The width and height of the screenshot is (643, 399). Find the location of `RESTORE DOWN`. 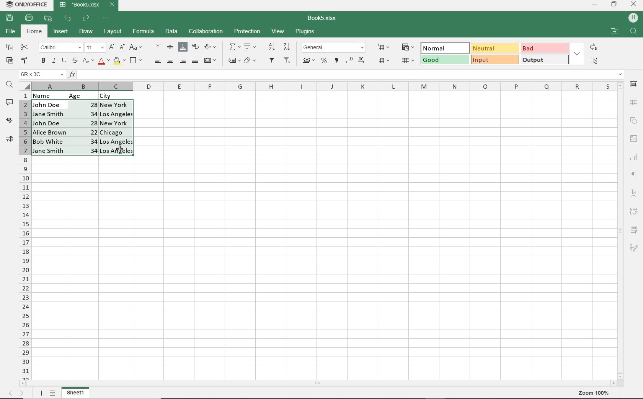

RESTORE DOWN is located at coordinates (615, 4).